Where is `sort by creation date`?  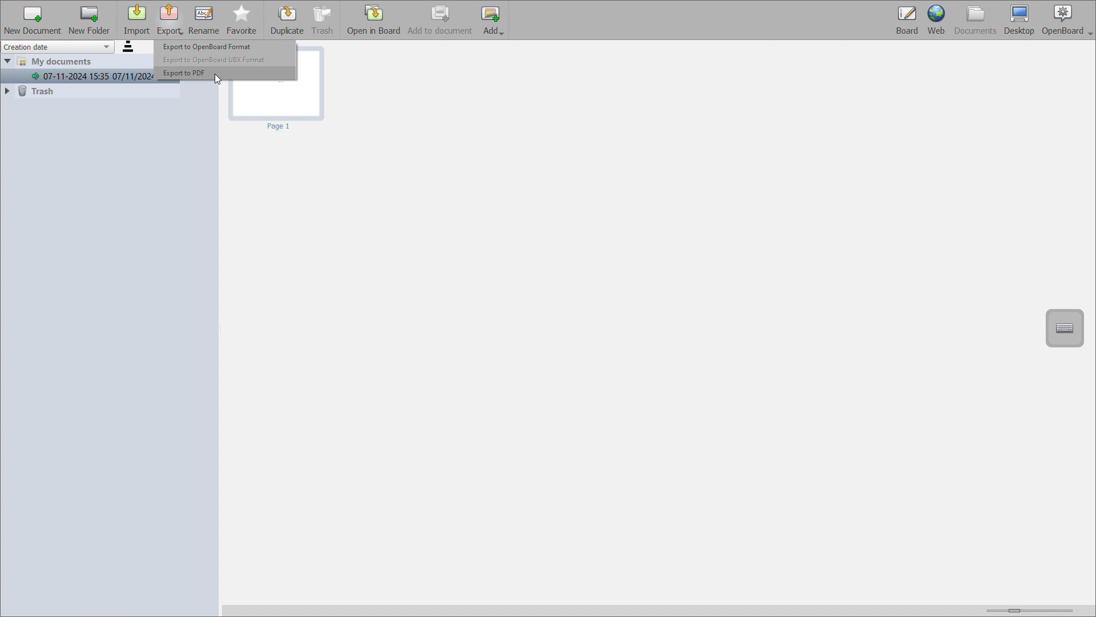 sort by creation date is located at coordinates (58, 47).